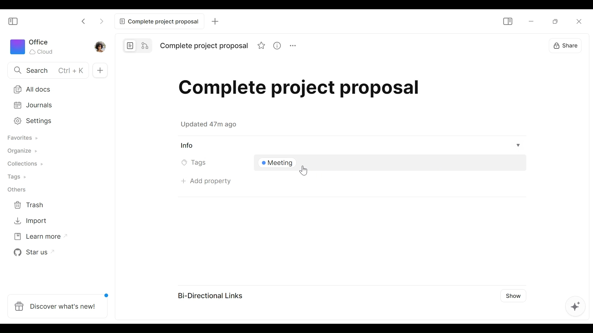 Image resolution: width=593 pixels, height=333 pixels. What do you see at coordinates (26, 165) in the screenshot?
I see `Collections` at bounding box center [26, 165].